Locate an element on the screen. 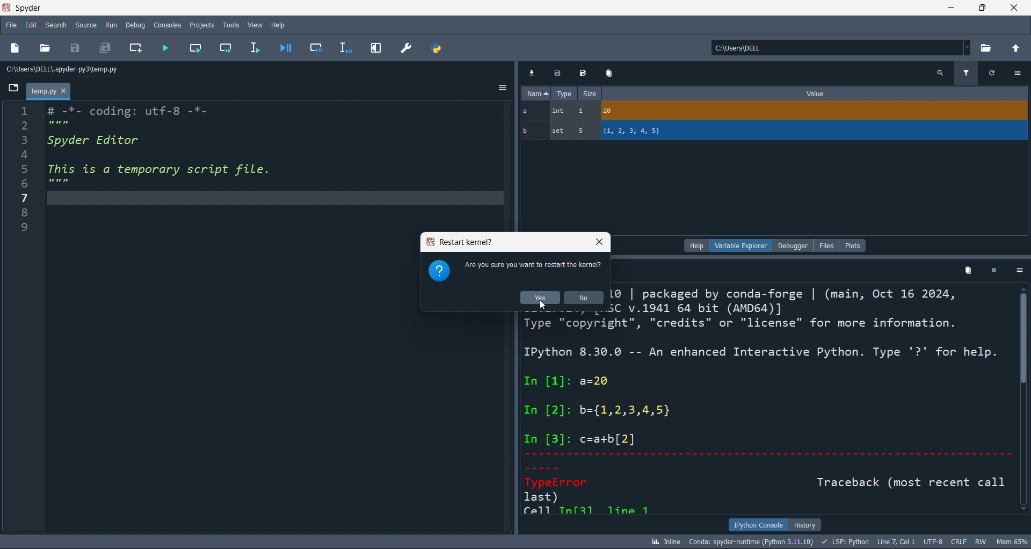 The width and height of the screenshot is (1031, 549). no is located at coordinates (584, 298).